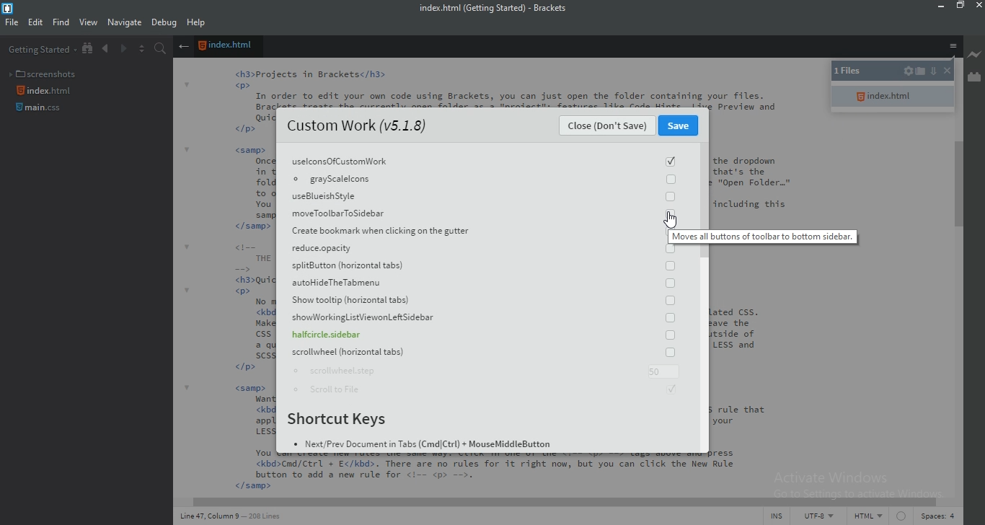 This screenshot has height=525, width=985. I want to click on search, so click(162, 48).